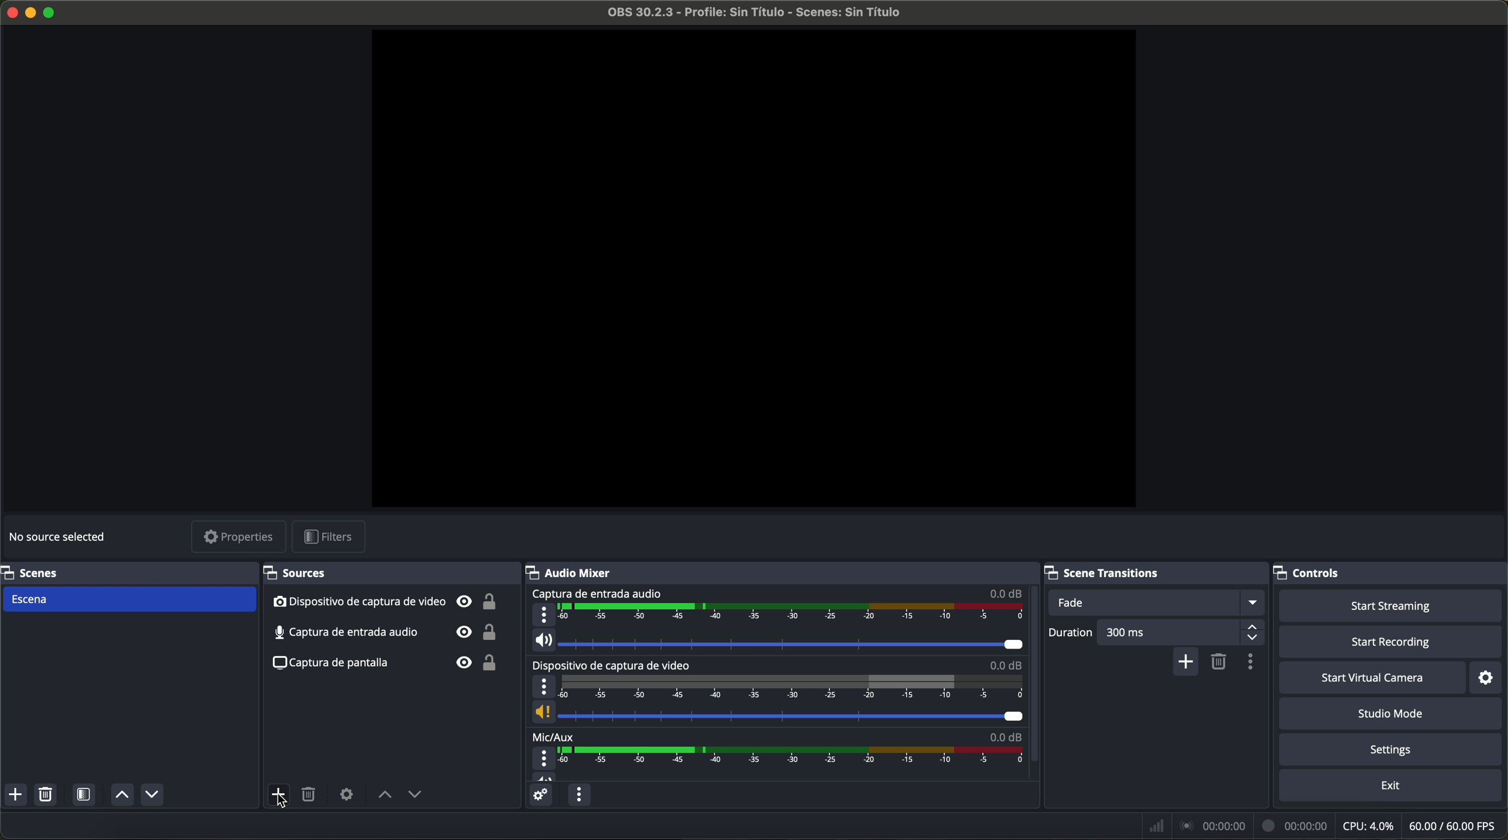 This screenshot has width=1508, height=840. I want to click on audio input capture, so click(386, 632).